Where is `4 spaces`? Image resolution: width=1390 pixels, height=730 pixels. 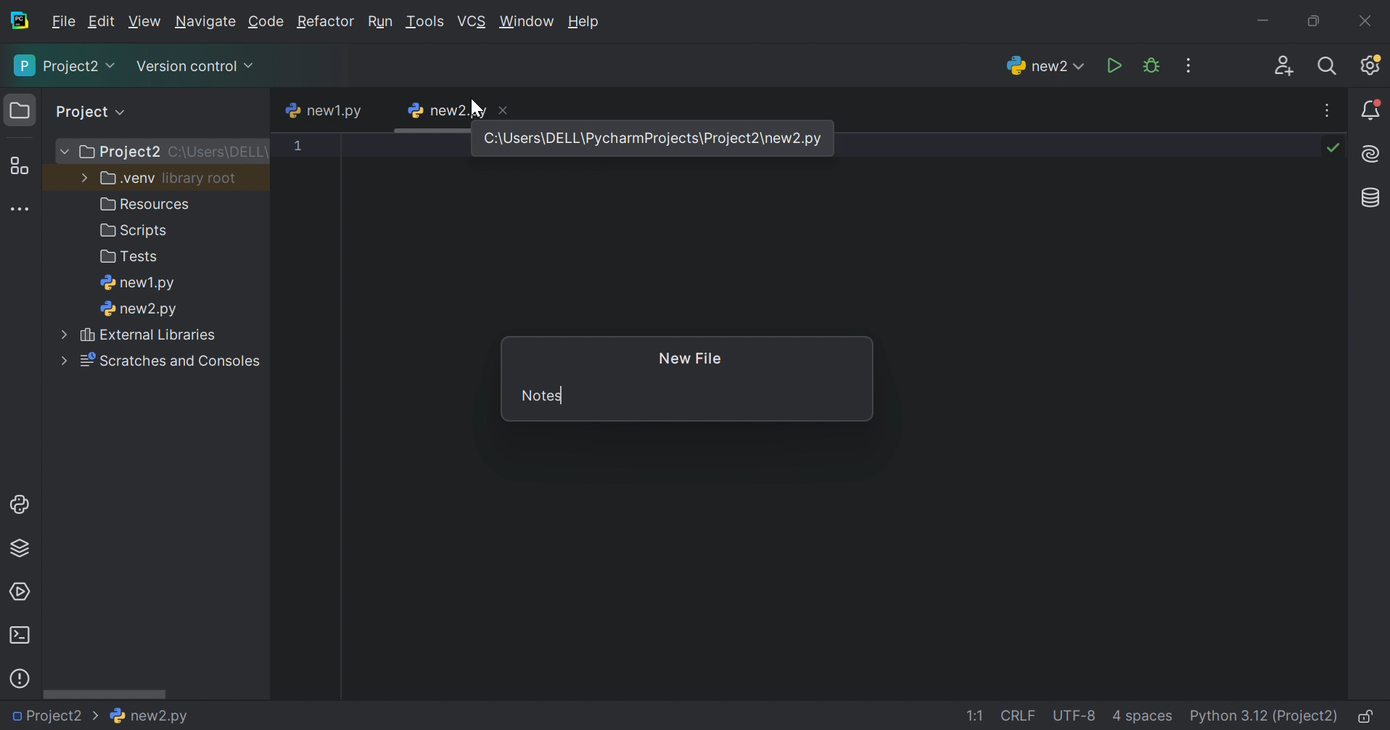
4 spaces is located at coordinates (1143, 718).